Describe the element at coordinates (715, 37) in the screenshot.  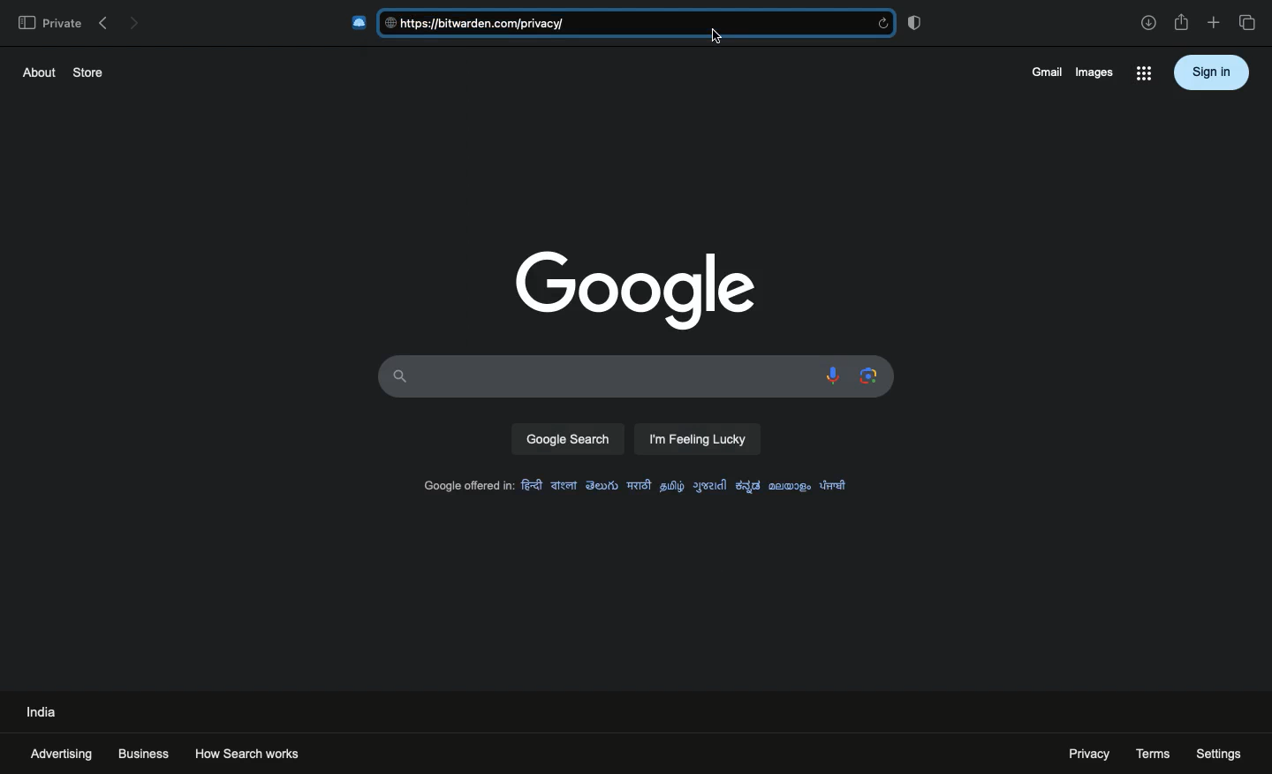
I see `Cursor` at that location.